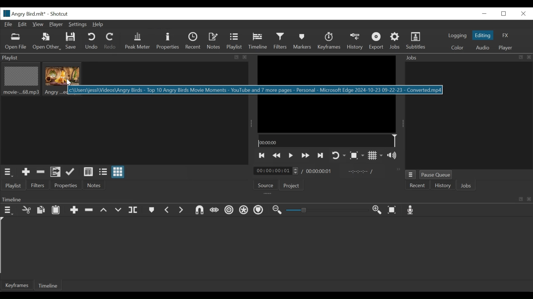 The width and height of the screenshot is (533, 299). I want to click on Recent, so click(418, 185).